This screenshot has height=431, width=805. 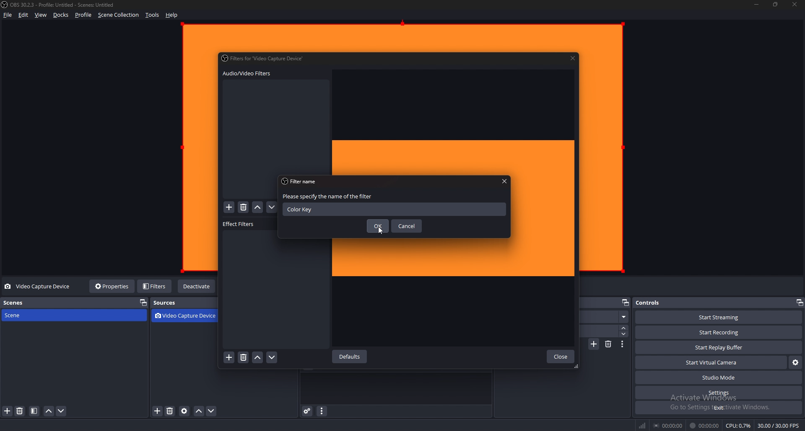 What do you see at coordinates (41, 15) in the screenshot?
I see `view` at bounding box center [41, 15].